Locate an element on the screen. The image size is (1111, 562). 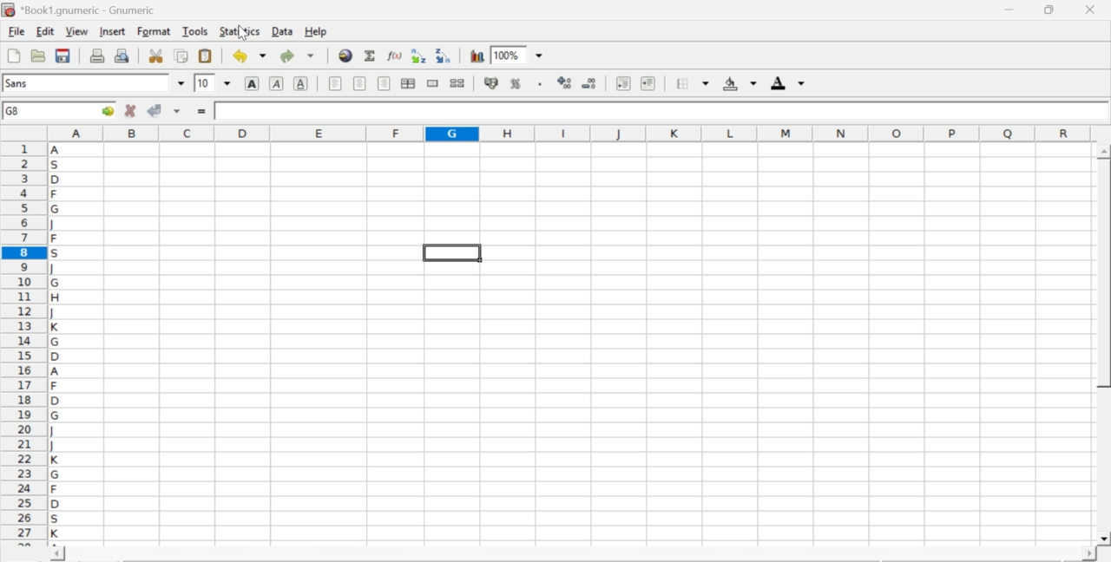
application name is located at coordinates (82, 8).